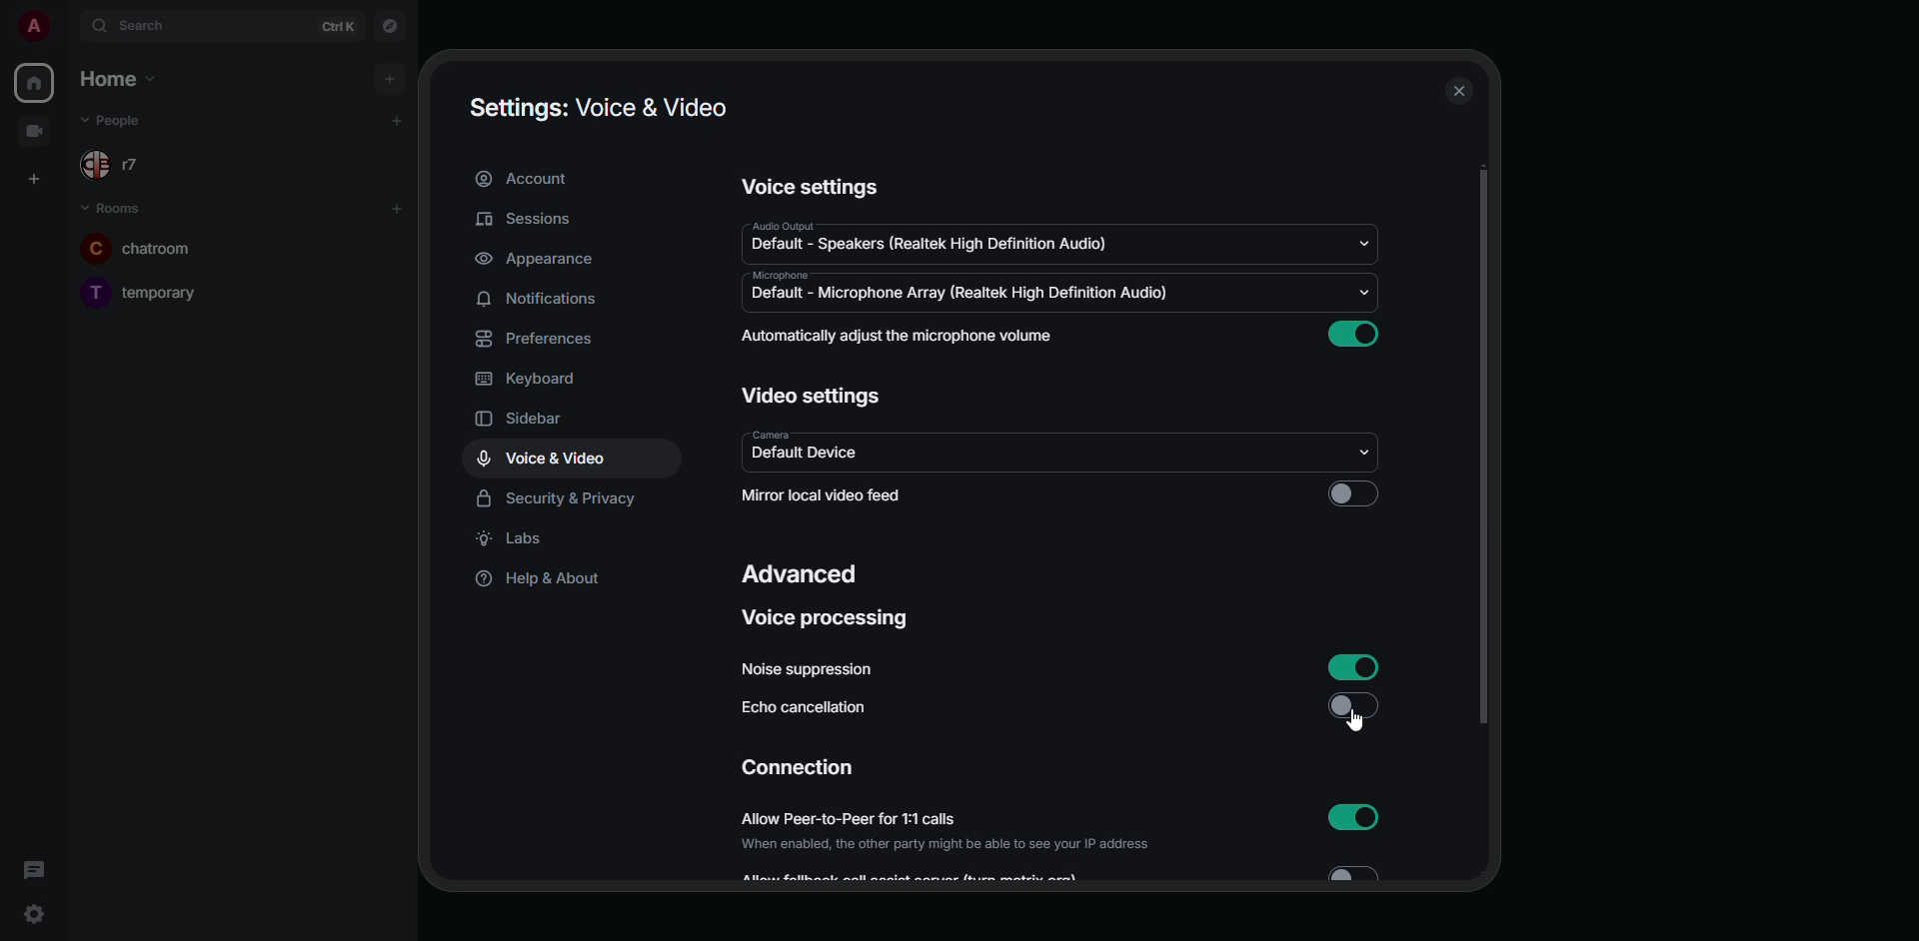 This screenshot has width=1919, height=941. I want to click on preferences, so click(534, 340).